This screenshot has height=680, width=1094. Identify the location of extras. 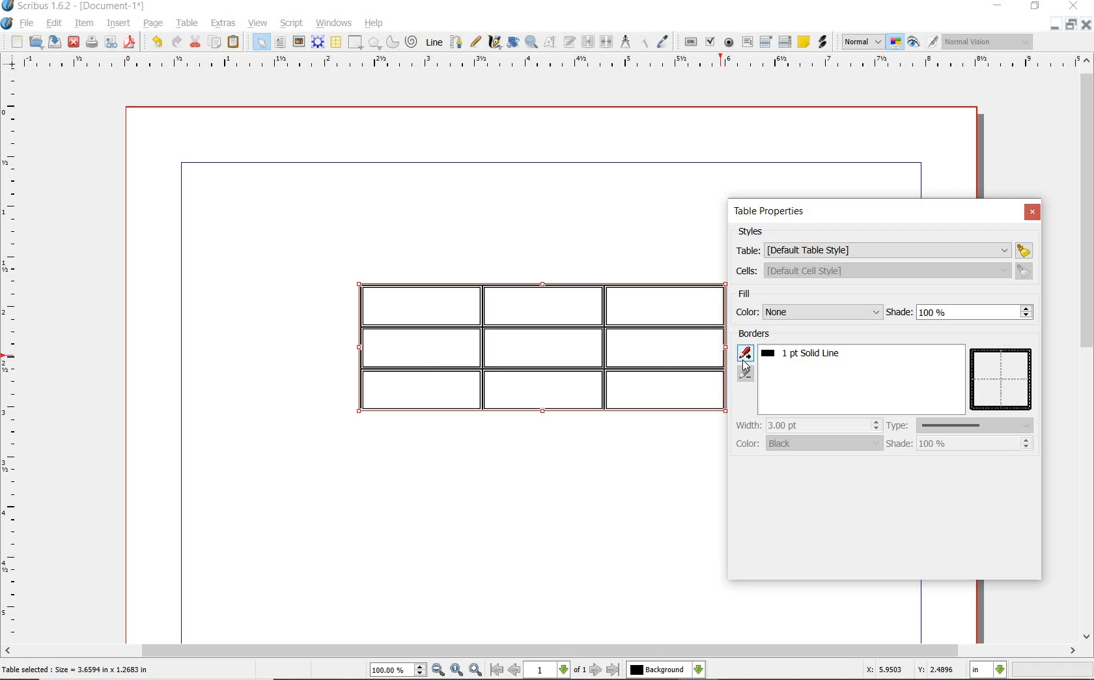
(224, 24).